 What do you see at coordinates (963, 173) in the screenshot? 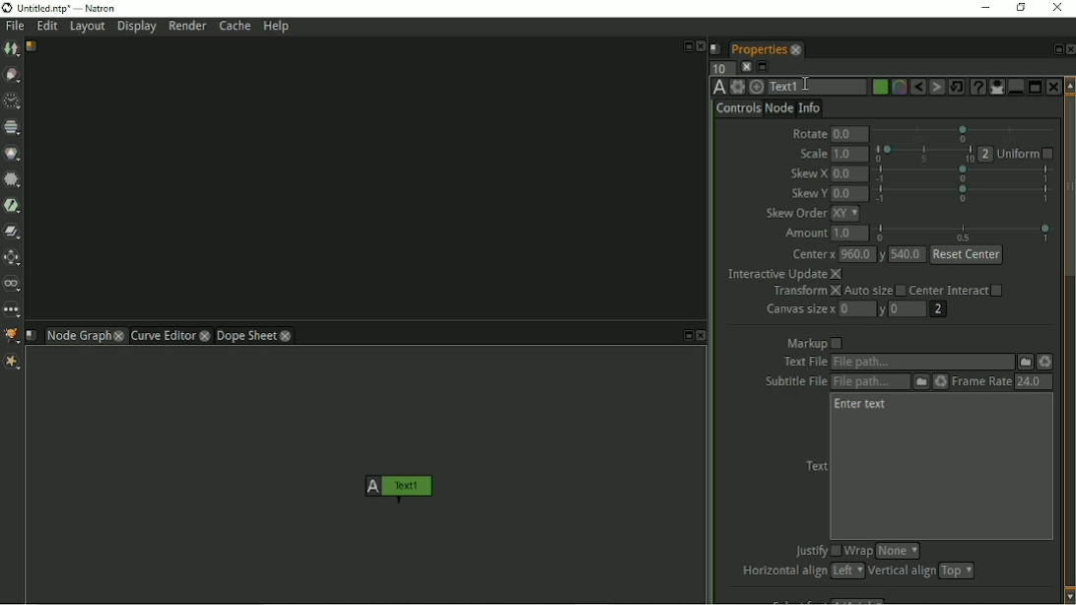
I see `selection bar` at bounding box center [963, 173].